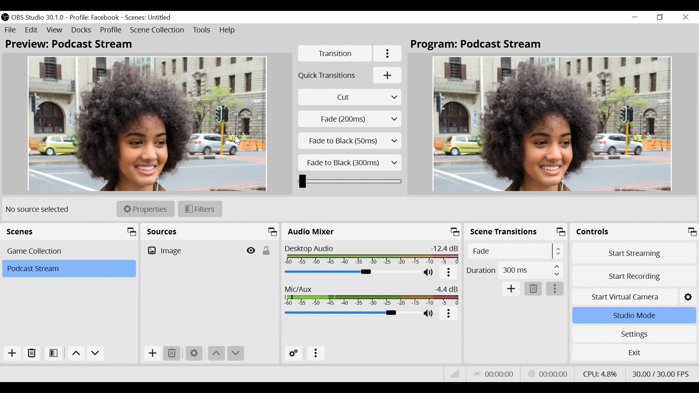  Describe the element at coordinates (5, 17) in the screenshot. I see `OBS Studio Desktop Icon` at that location.